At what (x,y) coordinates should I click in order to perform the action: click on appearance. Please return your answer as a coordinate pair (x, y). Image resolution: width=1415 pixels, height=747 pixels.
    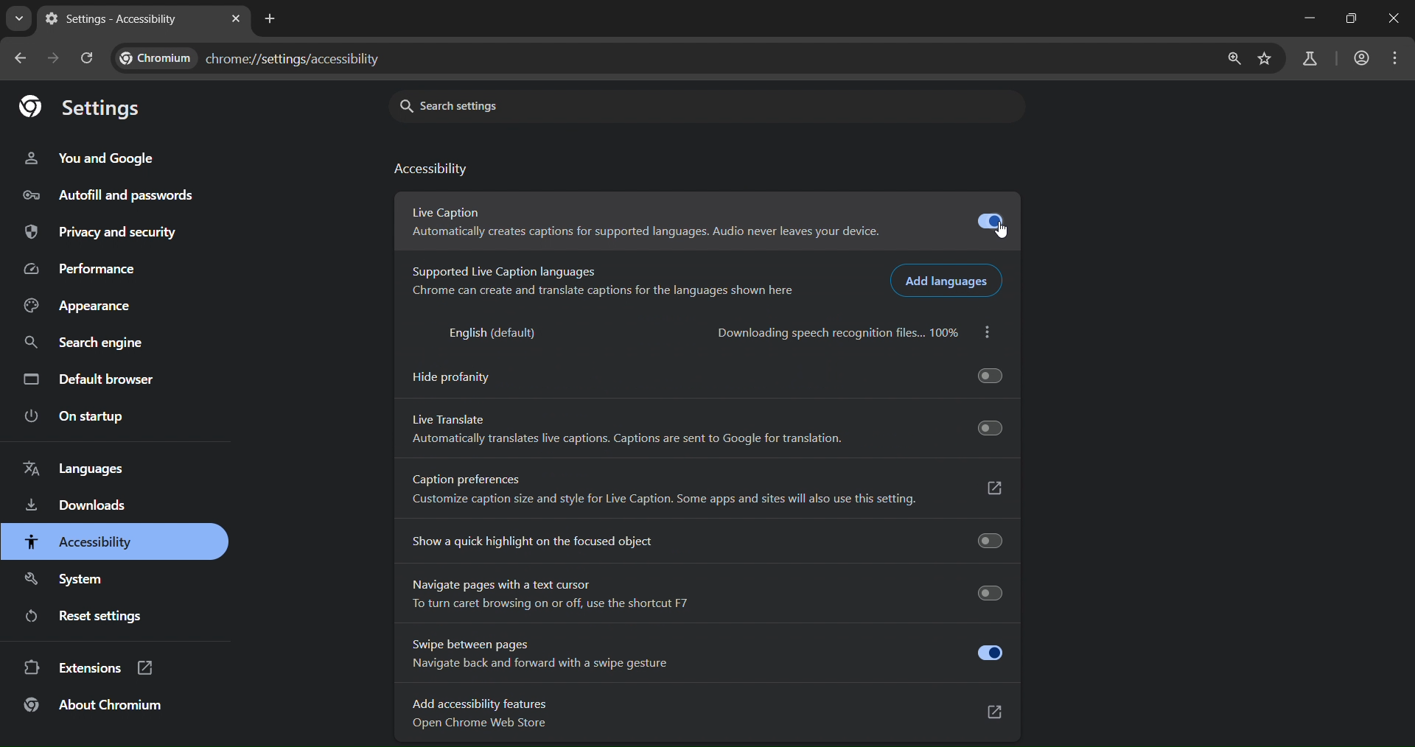
    Looking at the image, I should click on (95, 304).